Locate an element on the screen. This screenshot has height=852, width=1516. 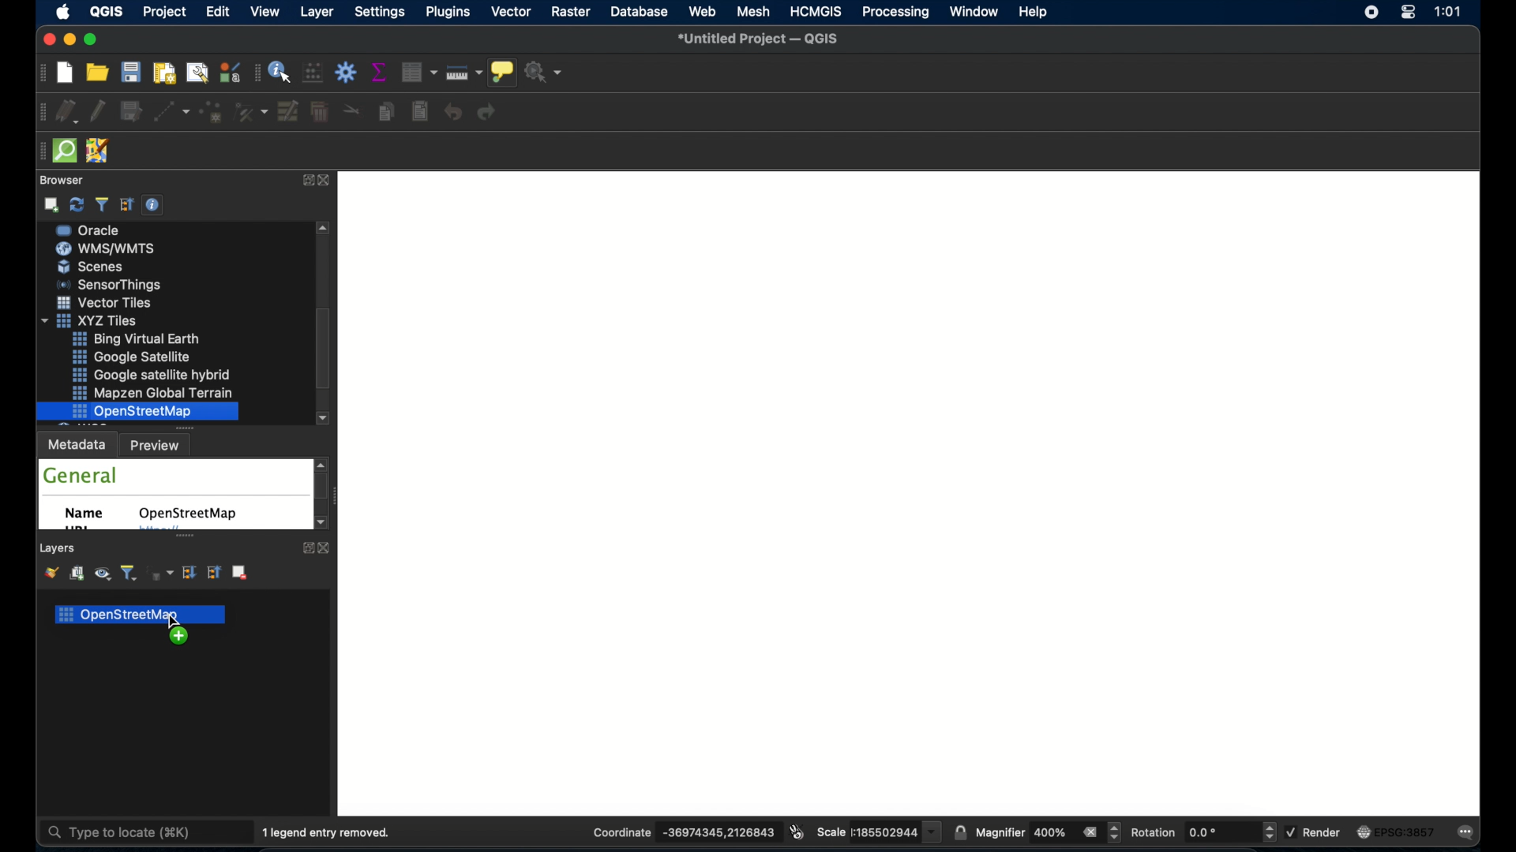
settings is located at coordinates (379, 13).